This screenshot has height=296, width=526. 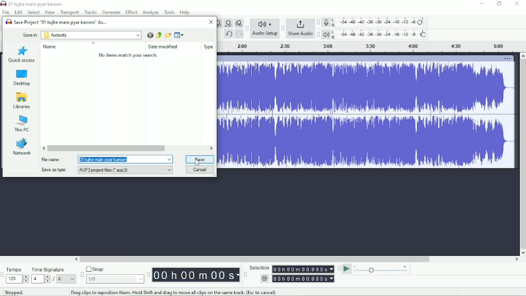 I want to click on Audacity share audio toolbar, so click(x=283, y=29).